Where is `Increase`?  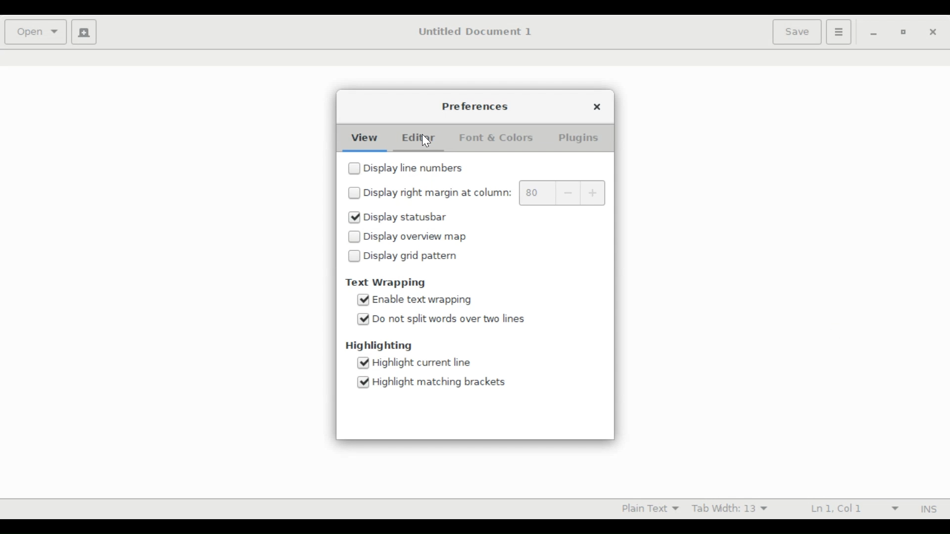 Increase is located at coordinates (592, 193).